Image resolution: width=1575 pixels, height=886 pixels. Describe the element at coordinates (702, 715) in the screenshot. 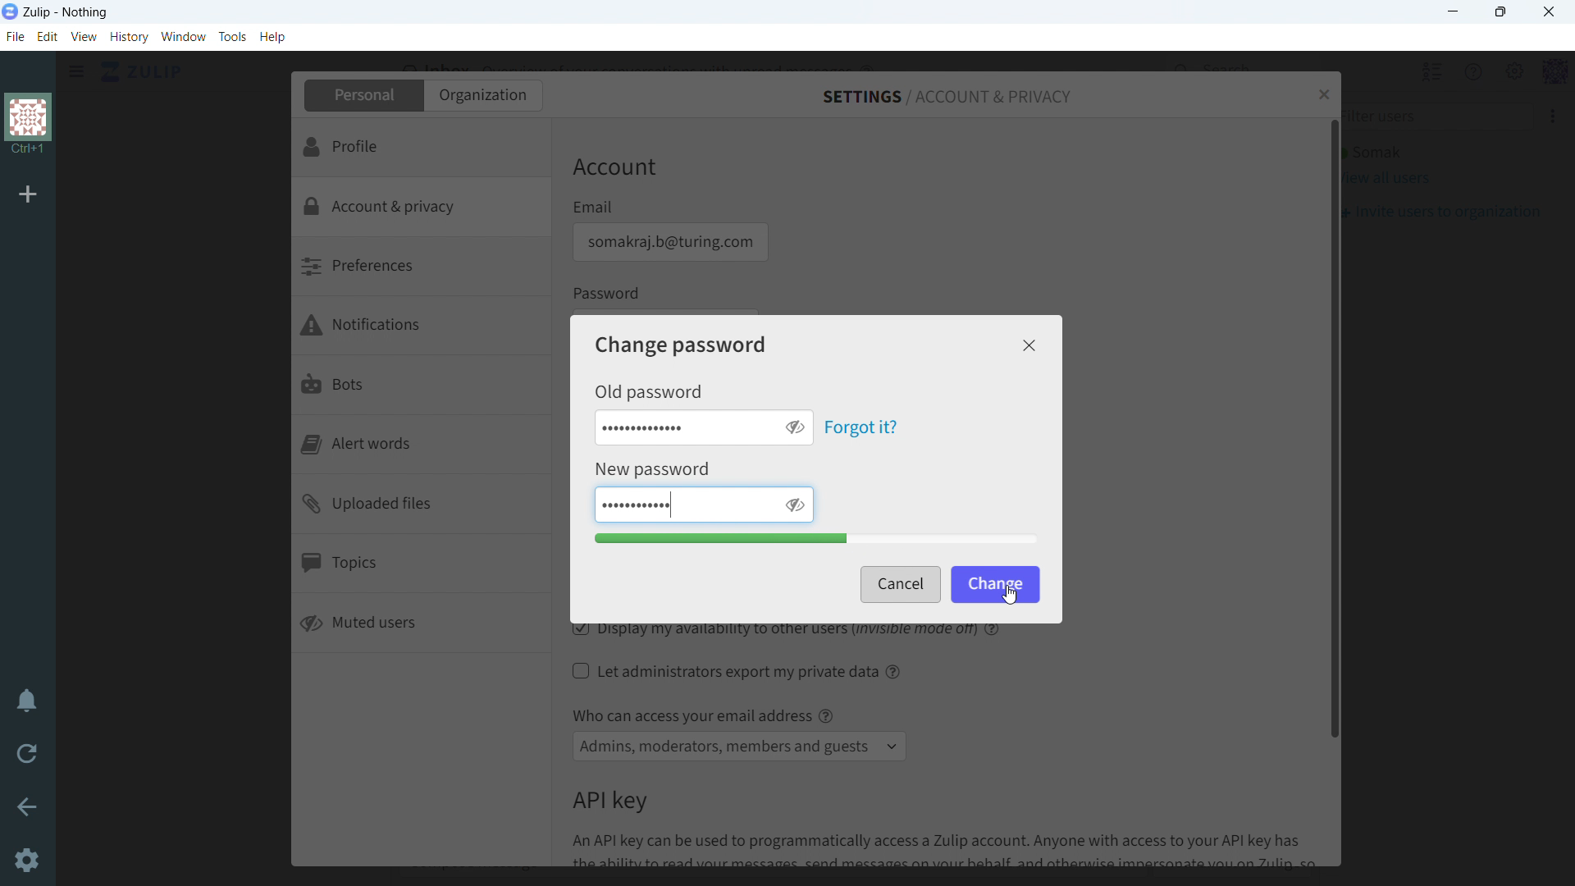

I see `Who can access your email address @` at that location.